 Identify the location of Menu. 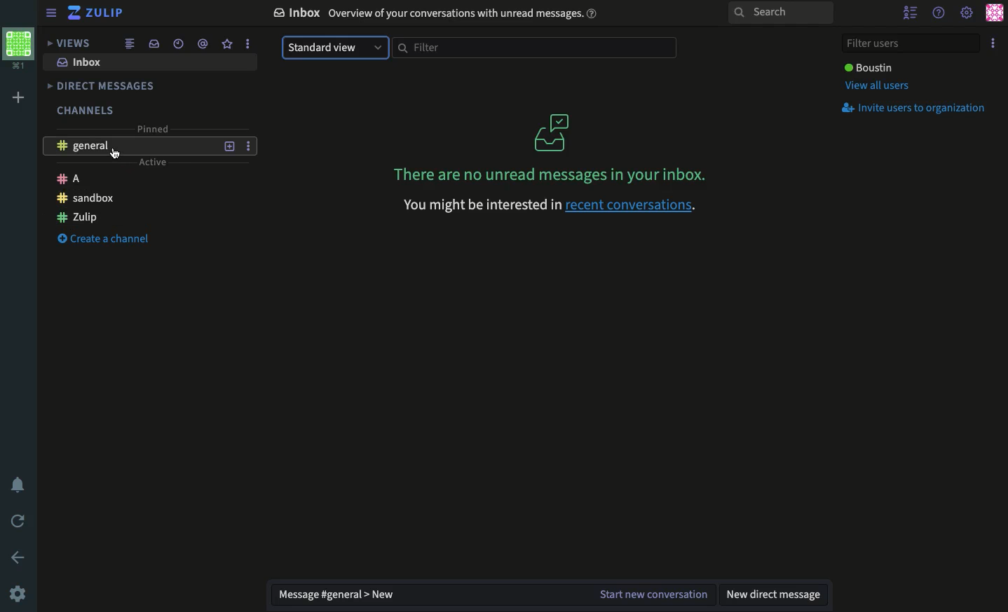
(52, 12).